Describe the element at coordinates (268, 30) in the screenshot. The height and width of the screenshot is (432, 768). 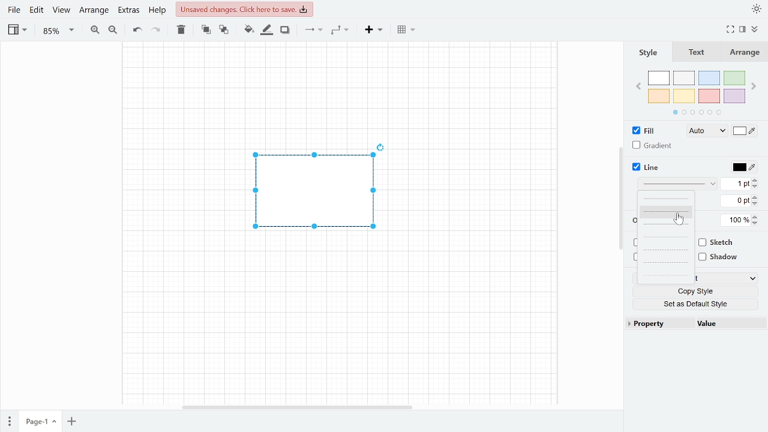
I see `Fill line` at that location.